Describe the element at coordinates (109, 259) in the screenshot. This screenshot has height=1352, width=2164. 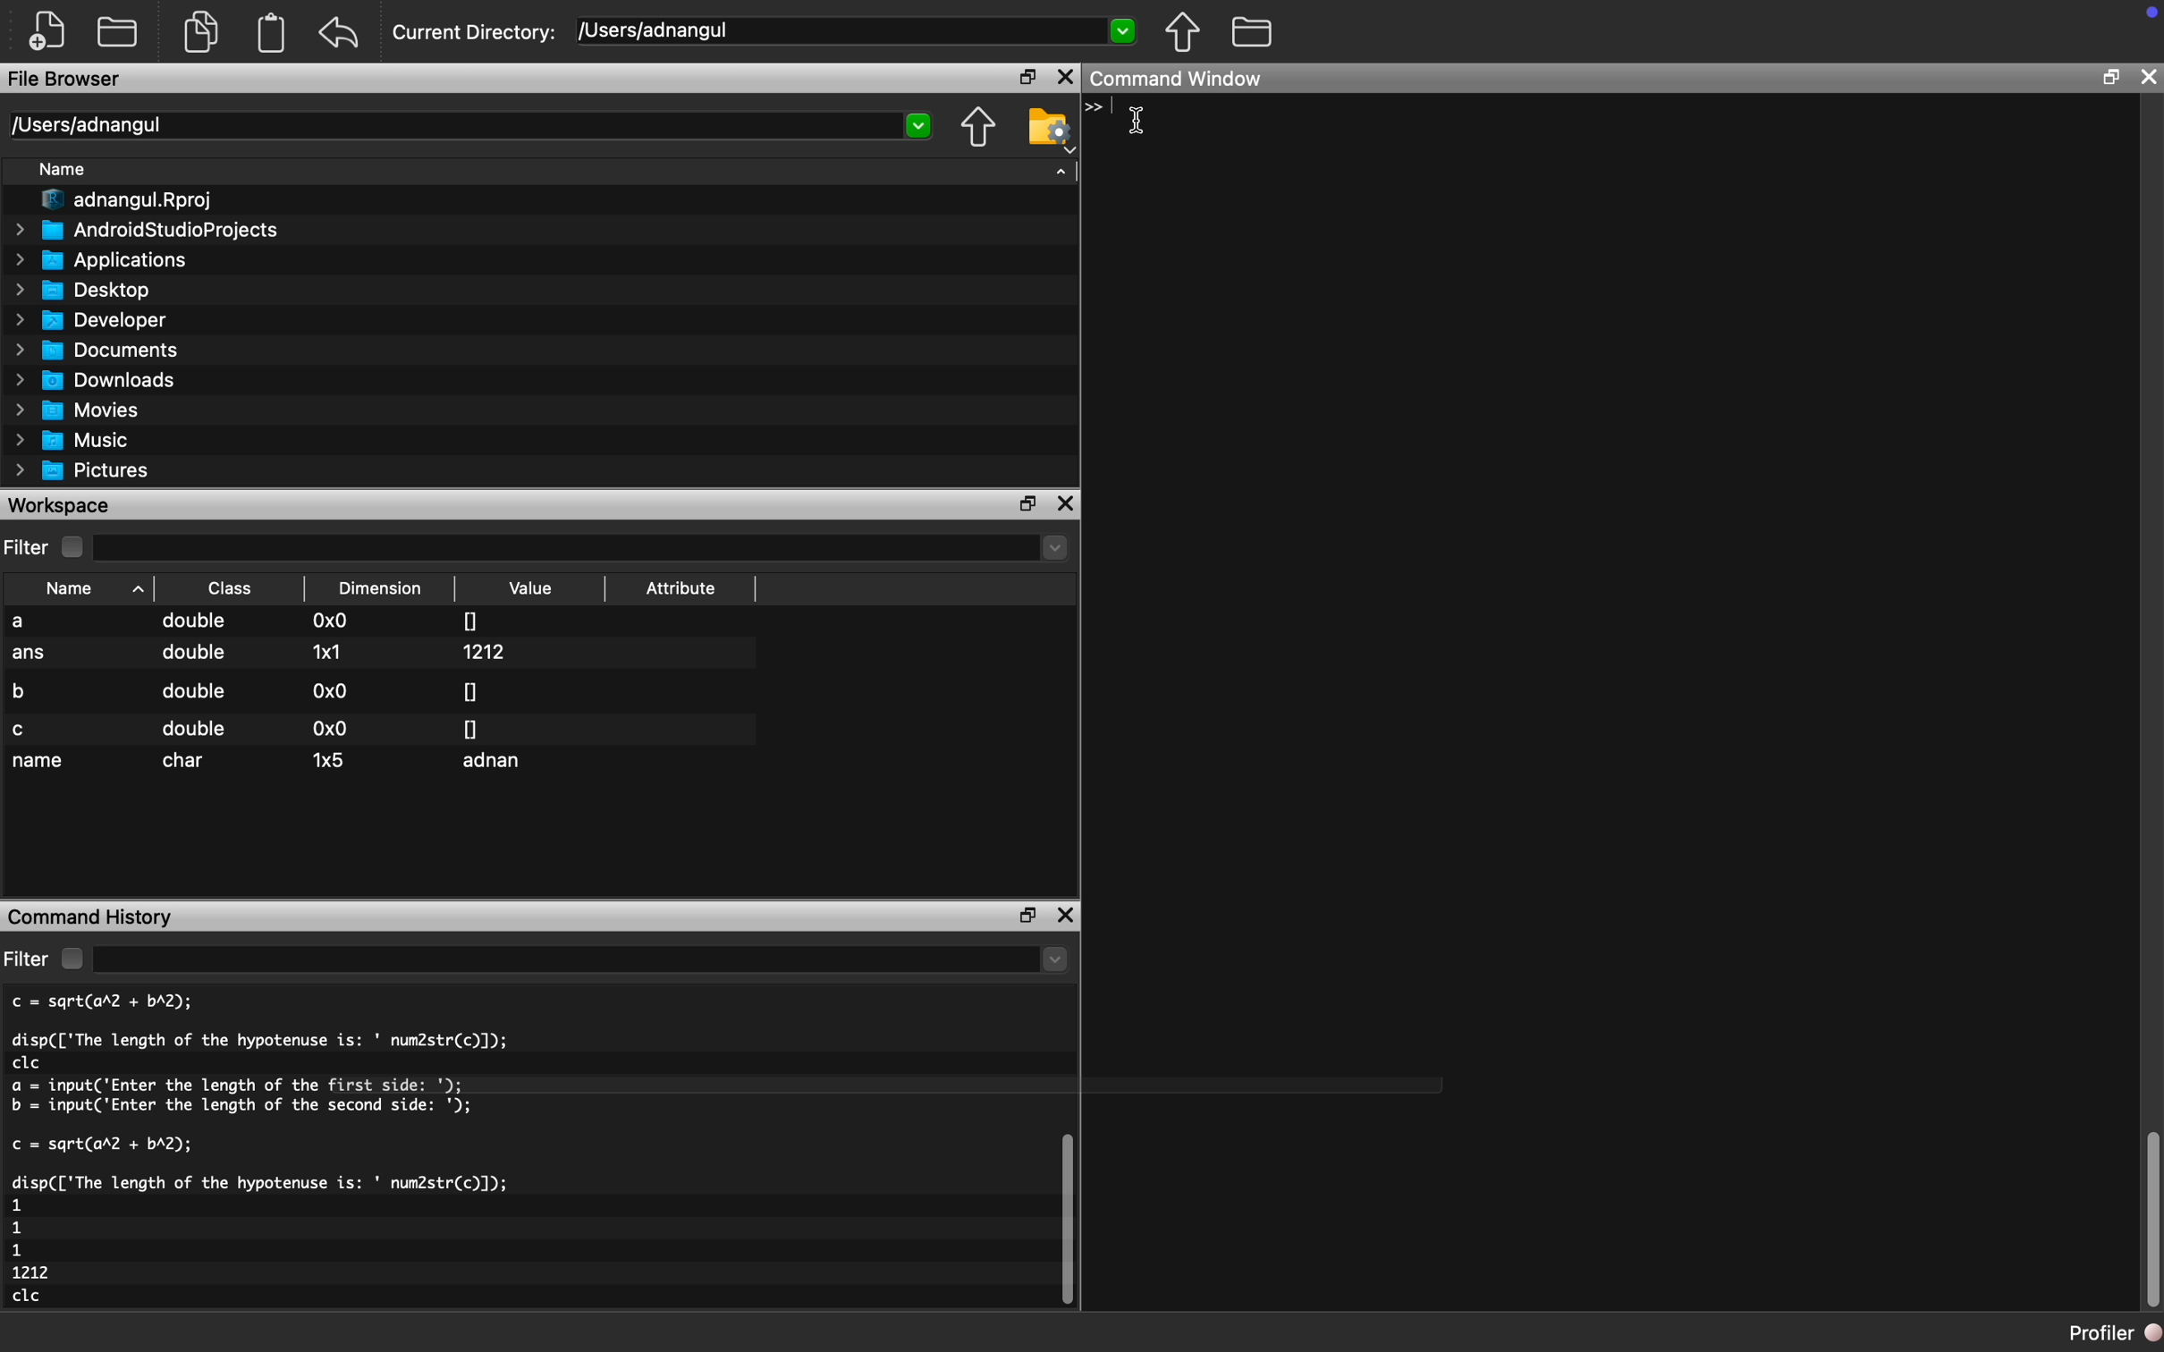
I see ` Applications` at that location.